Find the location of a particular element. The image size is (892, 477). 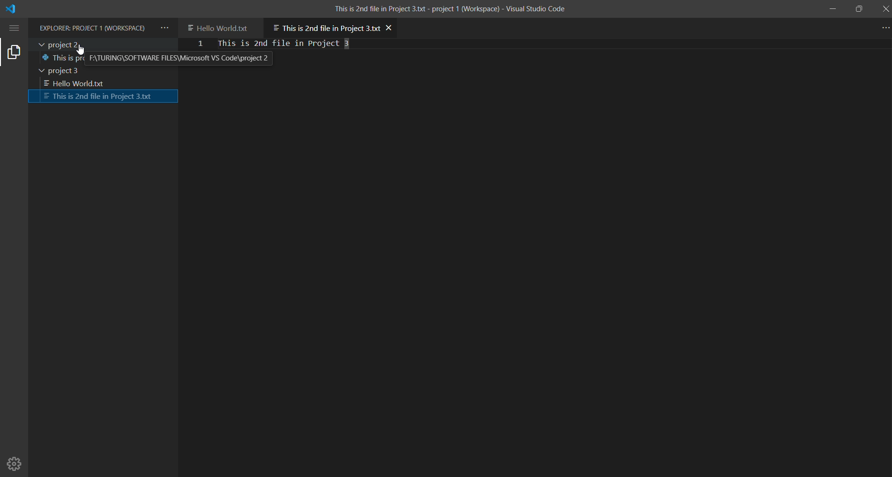

project 3 is located at coordinates (74, 71).